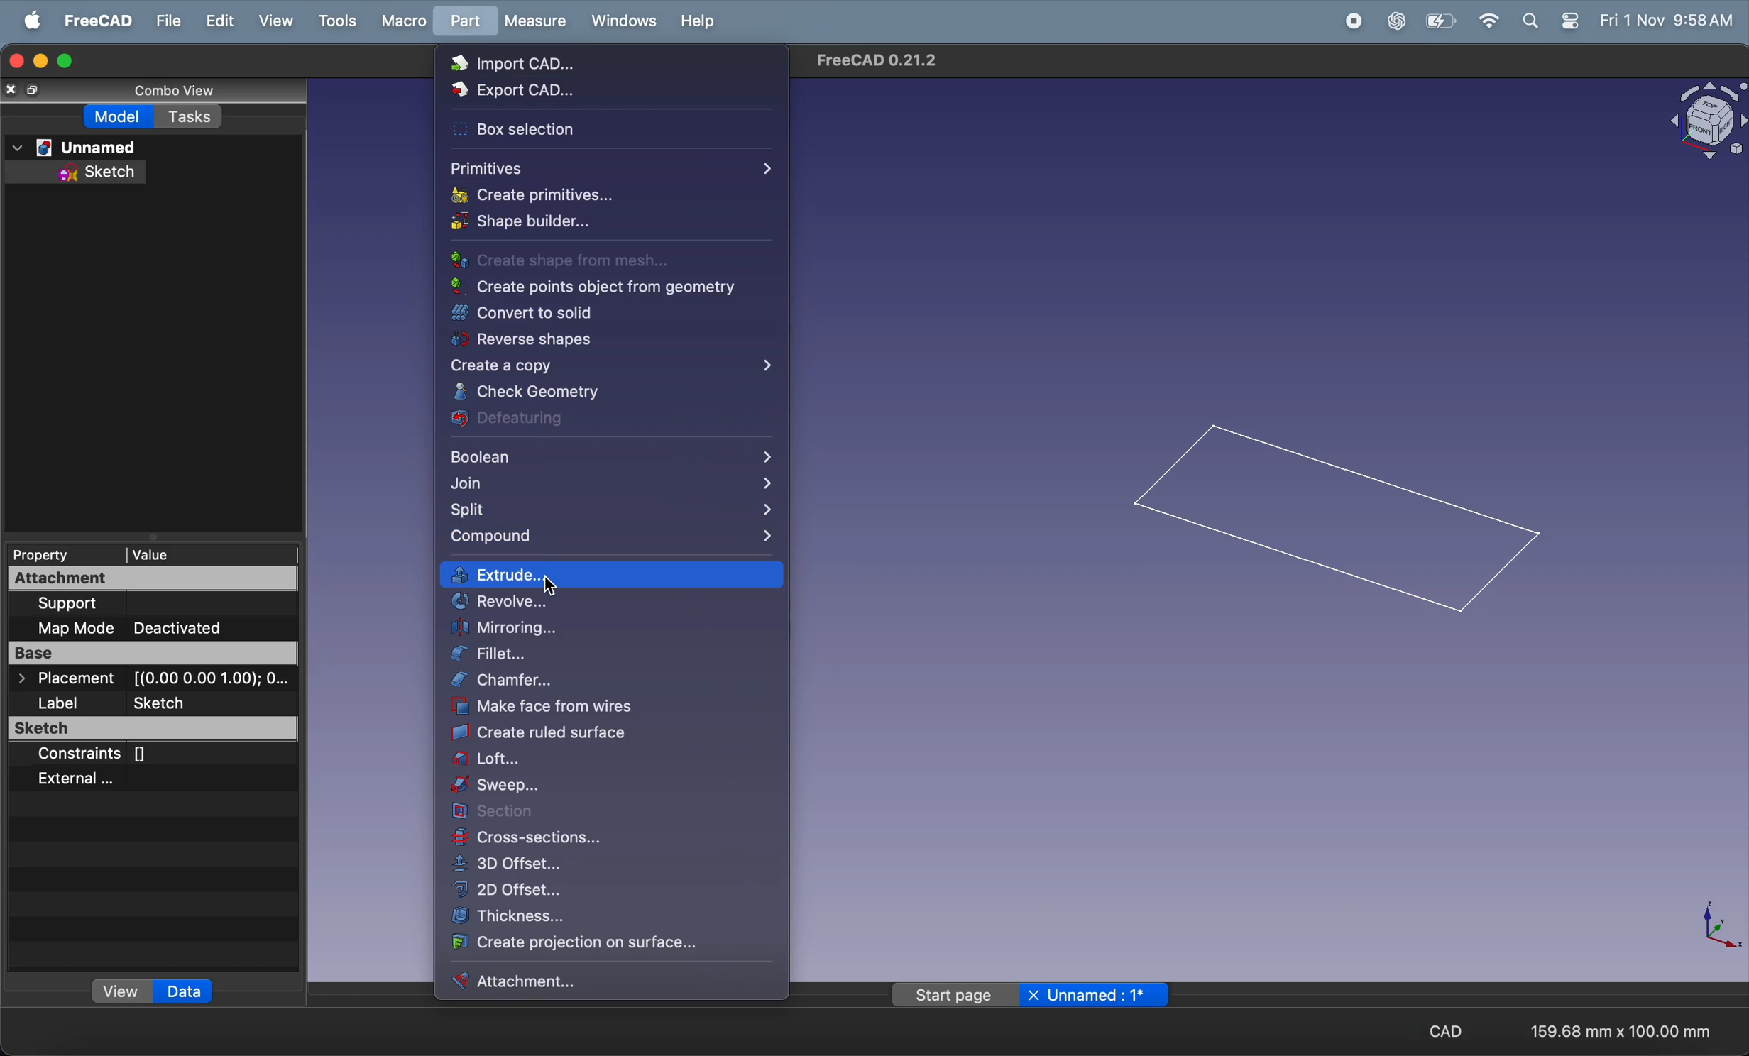 The width and height of the screenshot is (1749, 1056). Describe the element at coordinates (613, 484) in the screenshot. I see `join` at that location.